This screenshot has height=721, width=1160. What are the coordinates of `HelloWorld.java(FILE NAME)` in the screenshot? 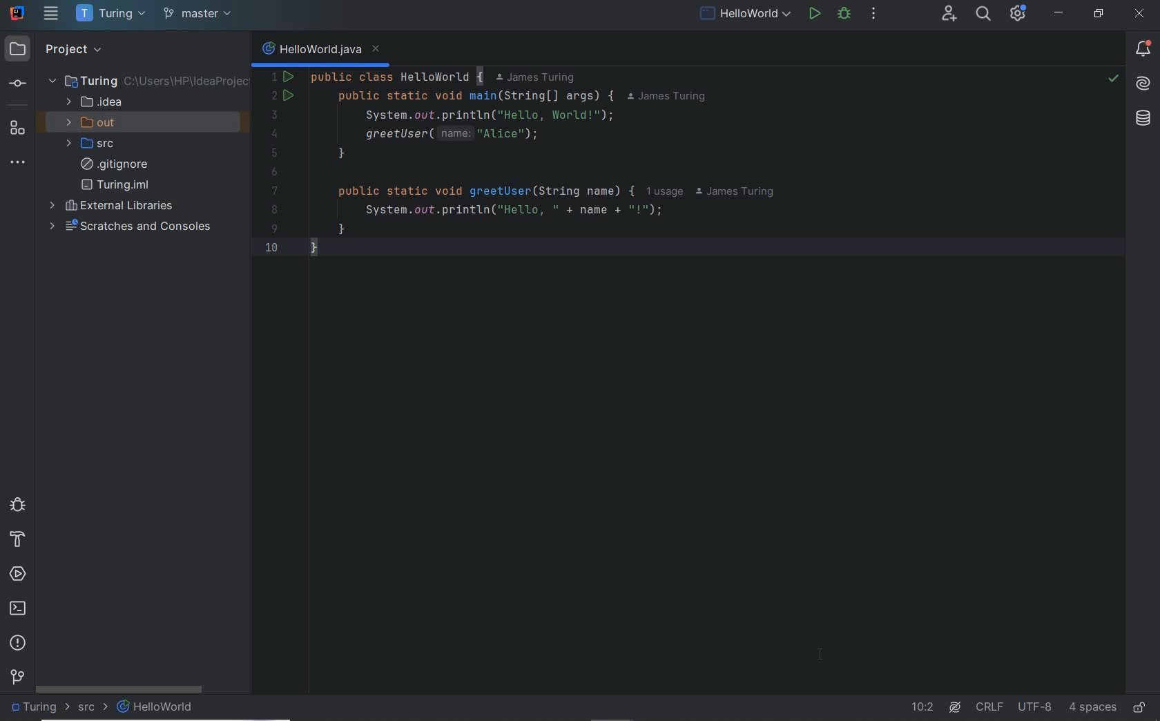 It's located at (322, 51).